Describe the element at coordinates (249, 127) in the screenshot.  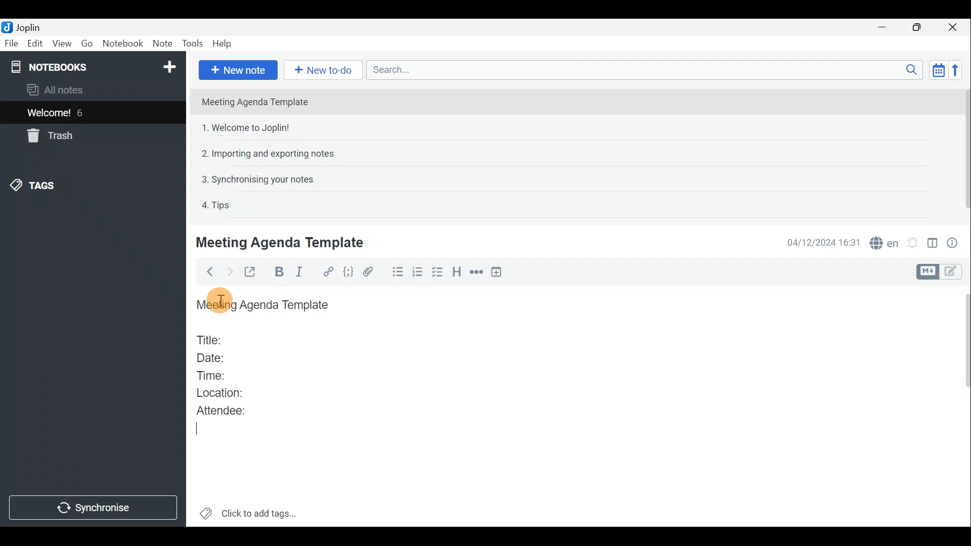
I see `1. Welcome to Joplin!` at that location.